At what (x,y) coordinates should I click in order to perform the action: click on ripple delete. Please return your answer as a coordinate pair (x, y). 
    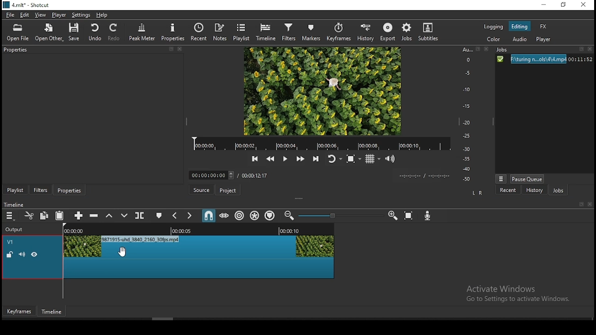
    Looking at the image, I should click on (95, 215).